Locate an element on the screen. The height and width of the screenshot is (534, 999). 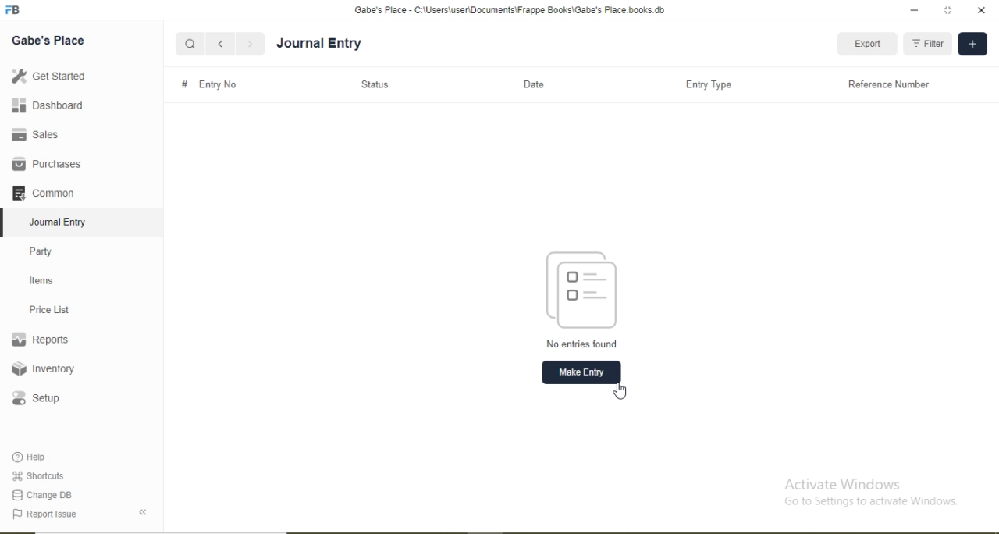
Make Entry is located at coordinates (581, 372).